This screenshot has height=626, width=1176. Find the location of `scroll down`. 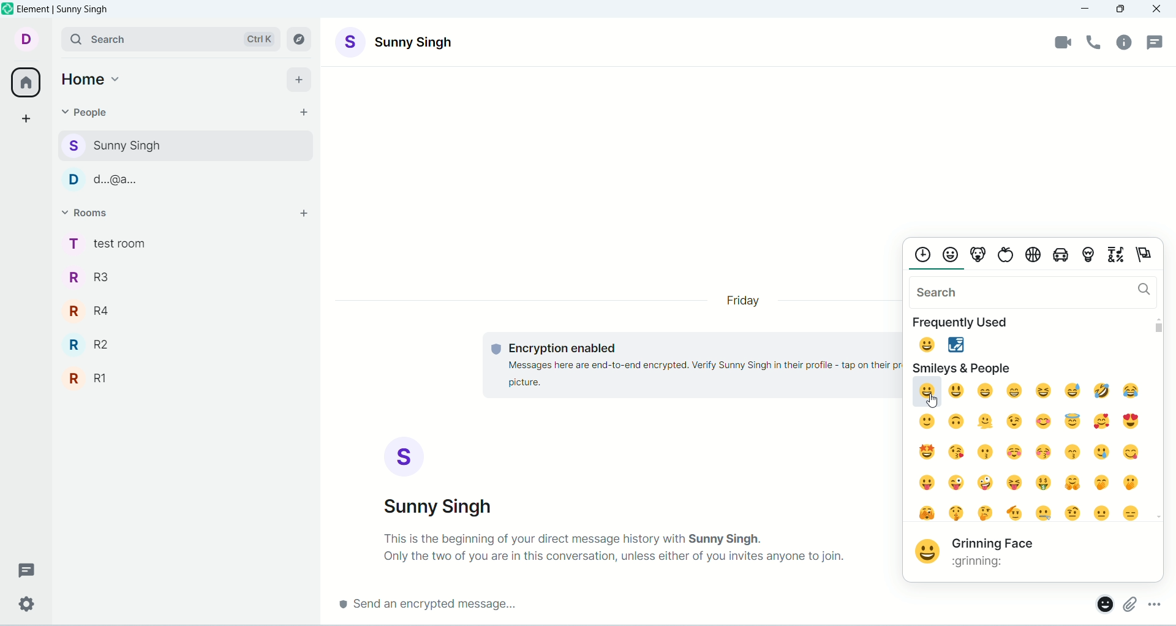

scroll down is located at coordinates (1156, 516).